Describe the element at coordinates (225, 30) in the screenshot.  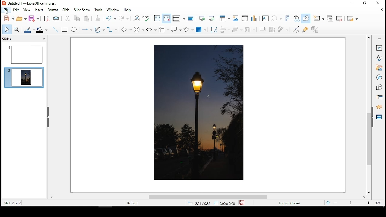
I see `align objects` at that location.